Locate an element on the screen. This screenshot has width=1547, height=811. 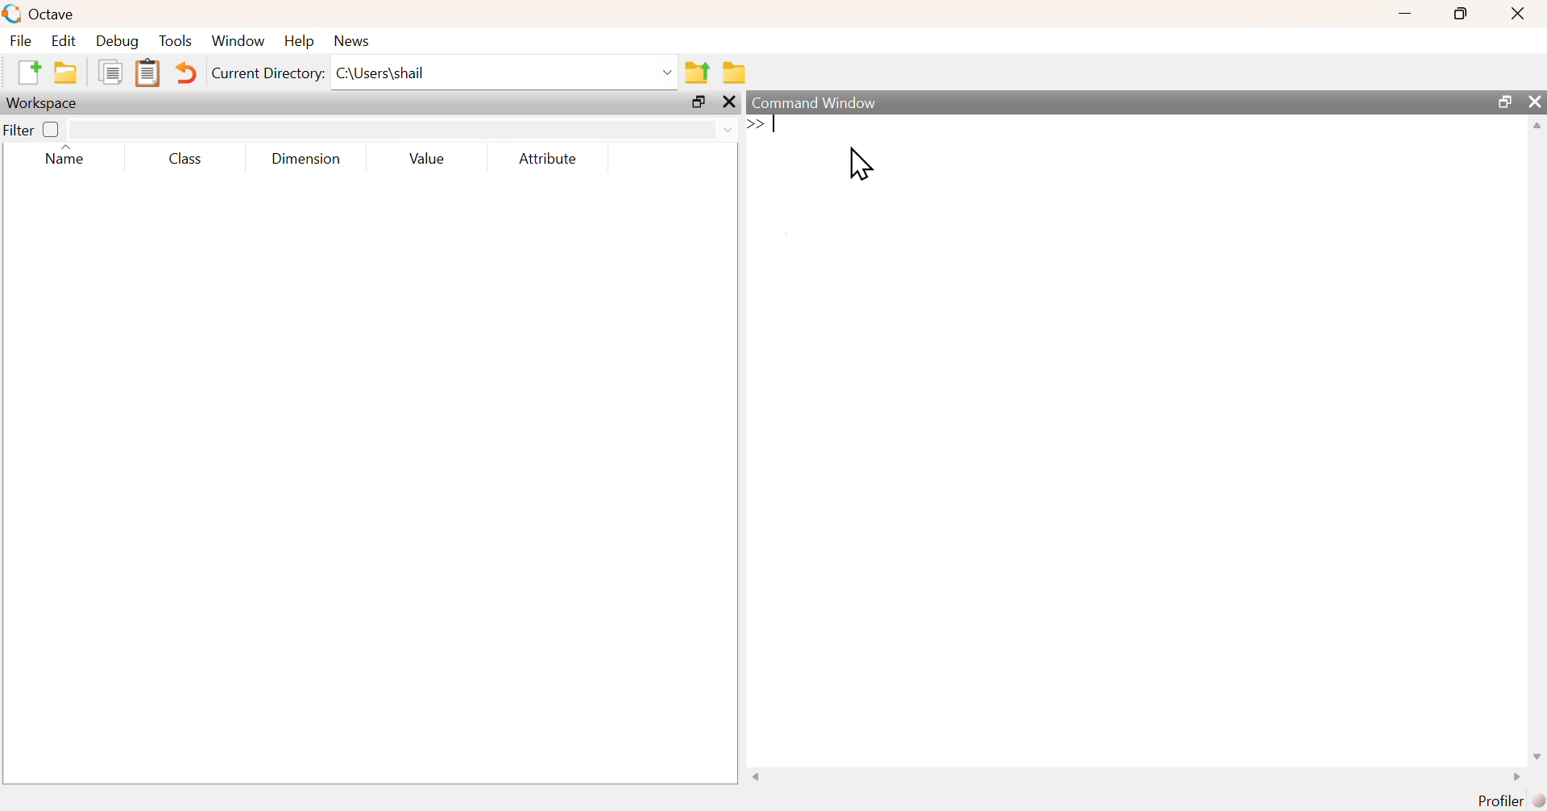
Browse directories is located at coordinates (736, 73).